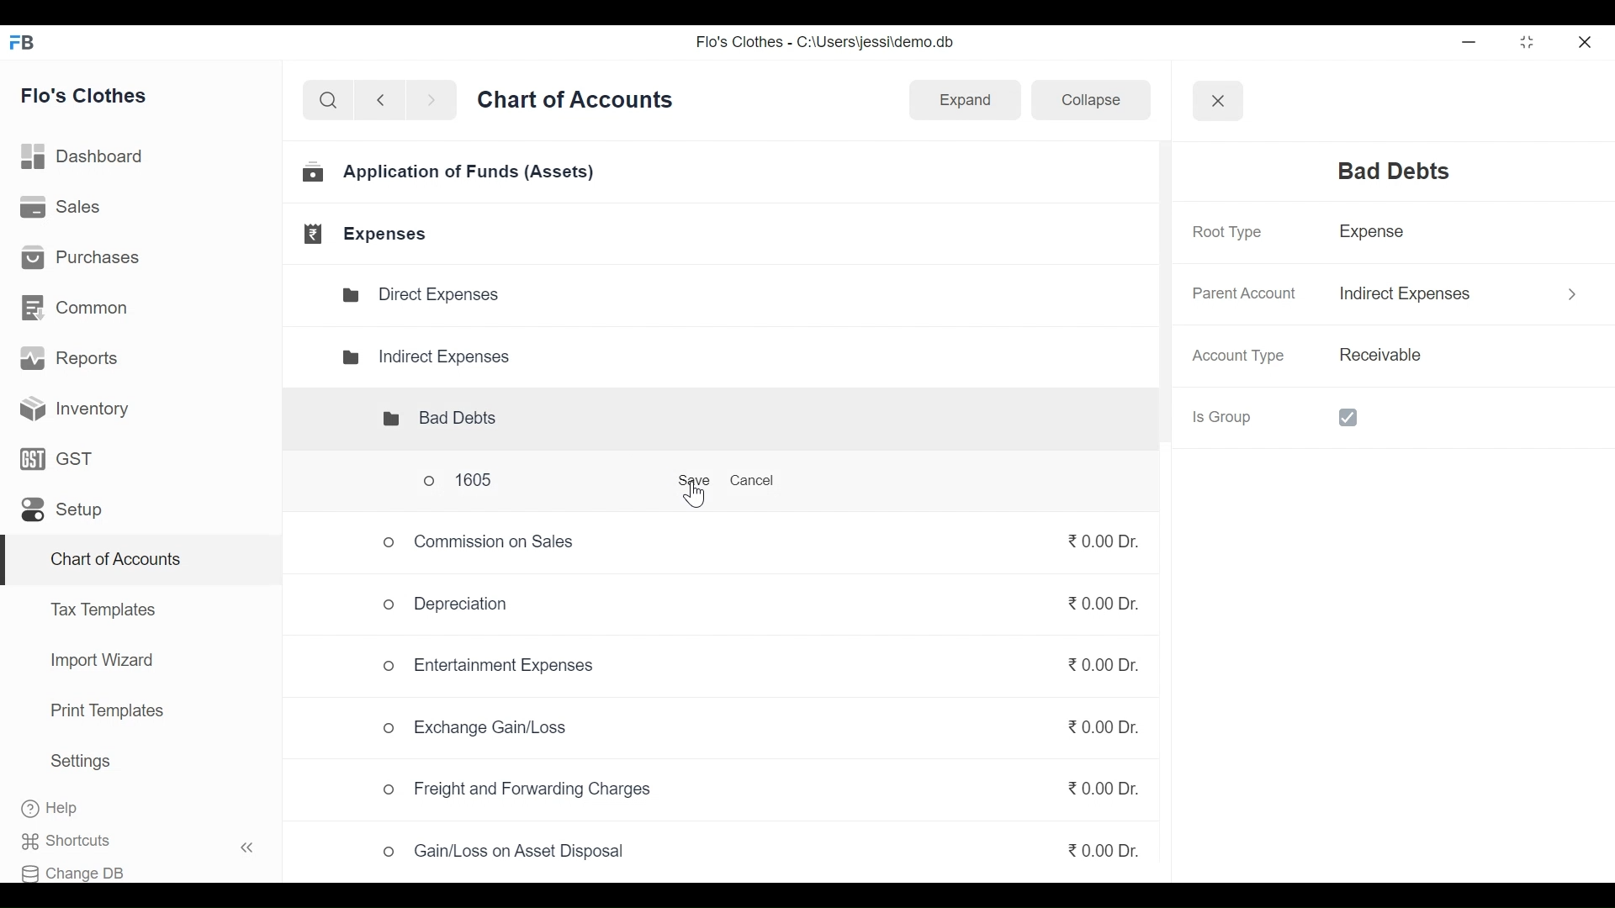  Describe the element at coordinates (1242, 294) in the screenshot. I see `Parent Account` at that location.